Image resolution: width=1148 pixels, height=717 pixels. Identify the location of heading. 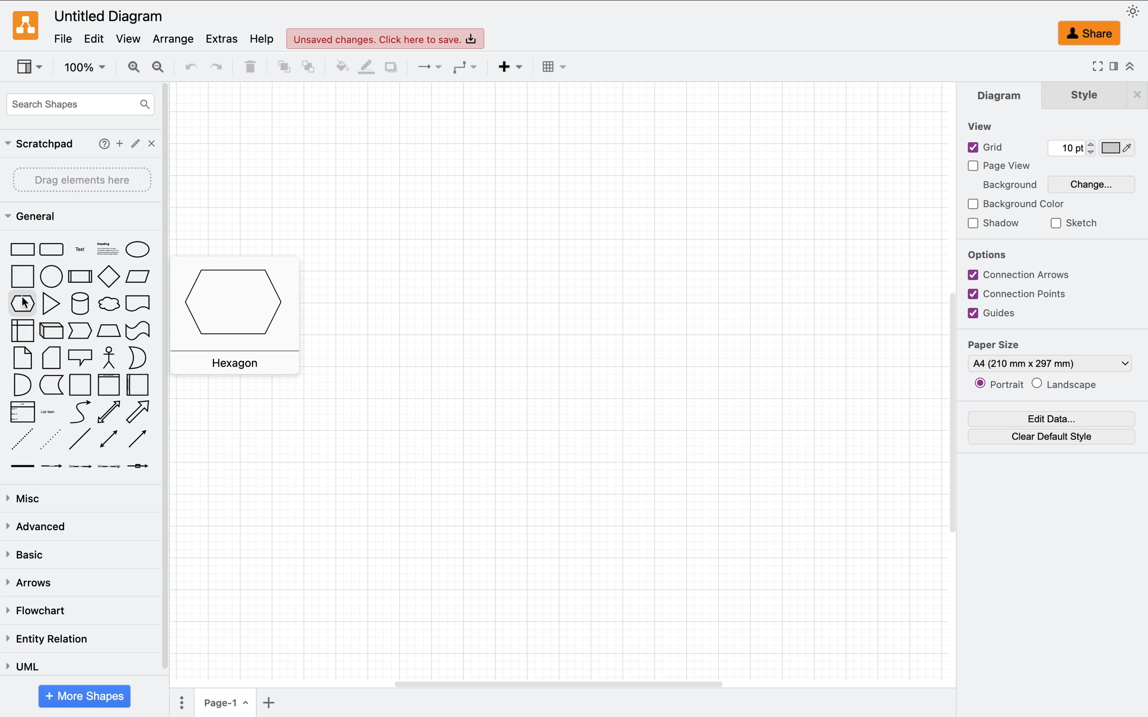
(105, 248).